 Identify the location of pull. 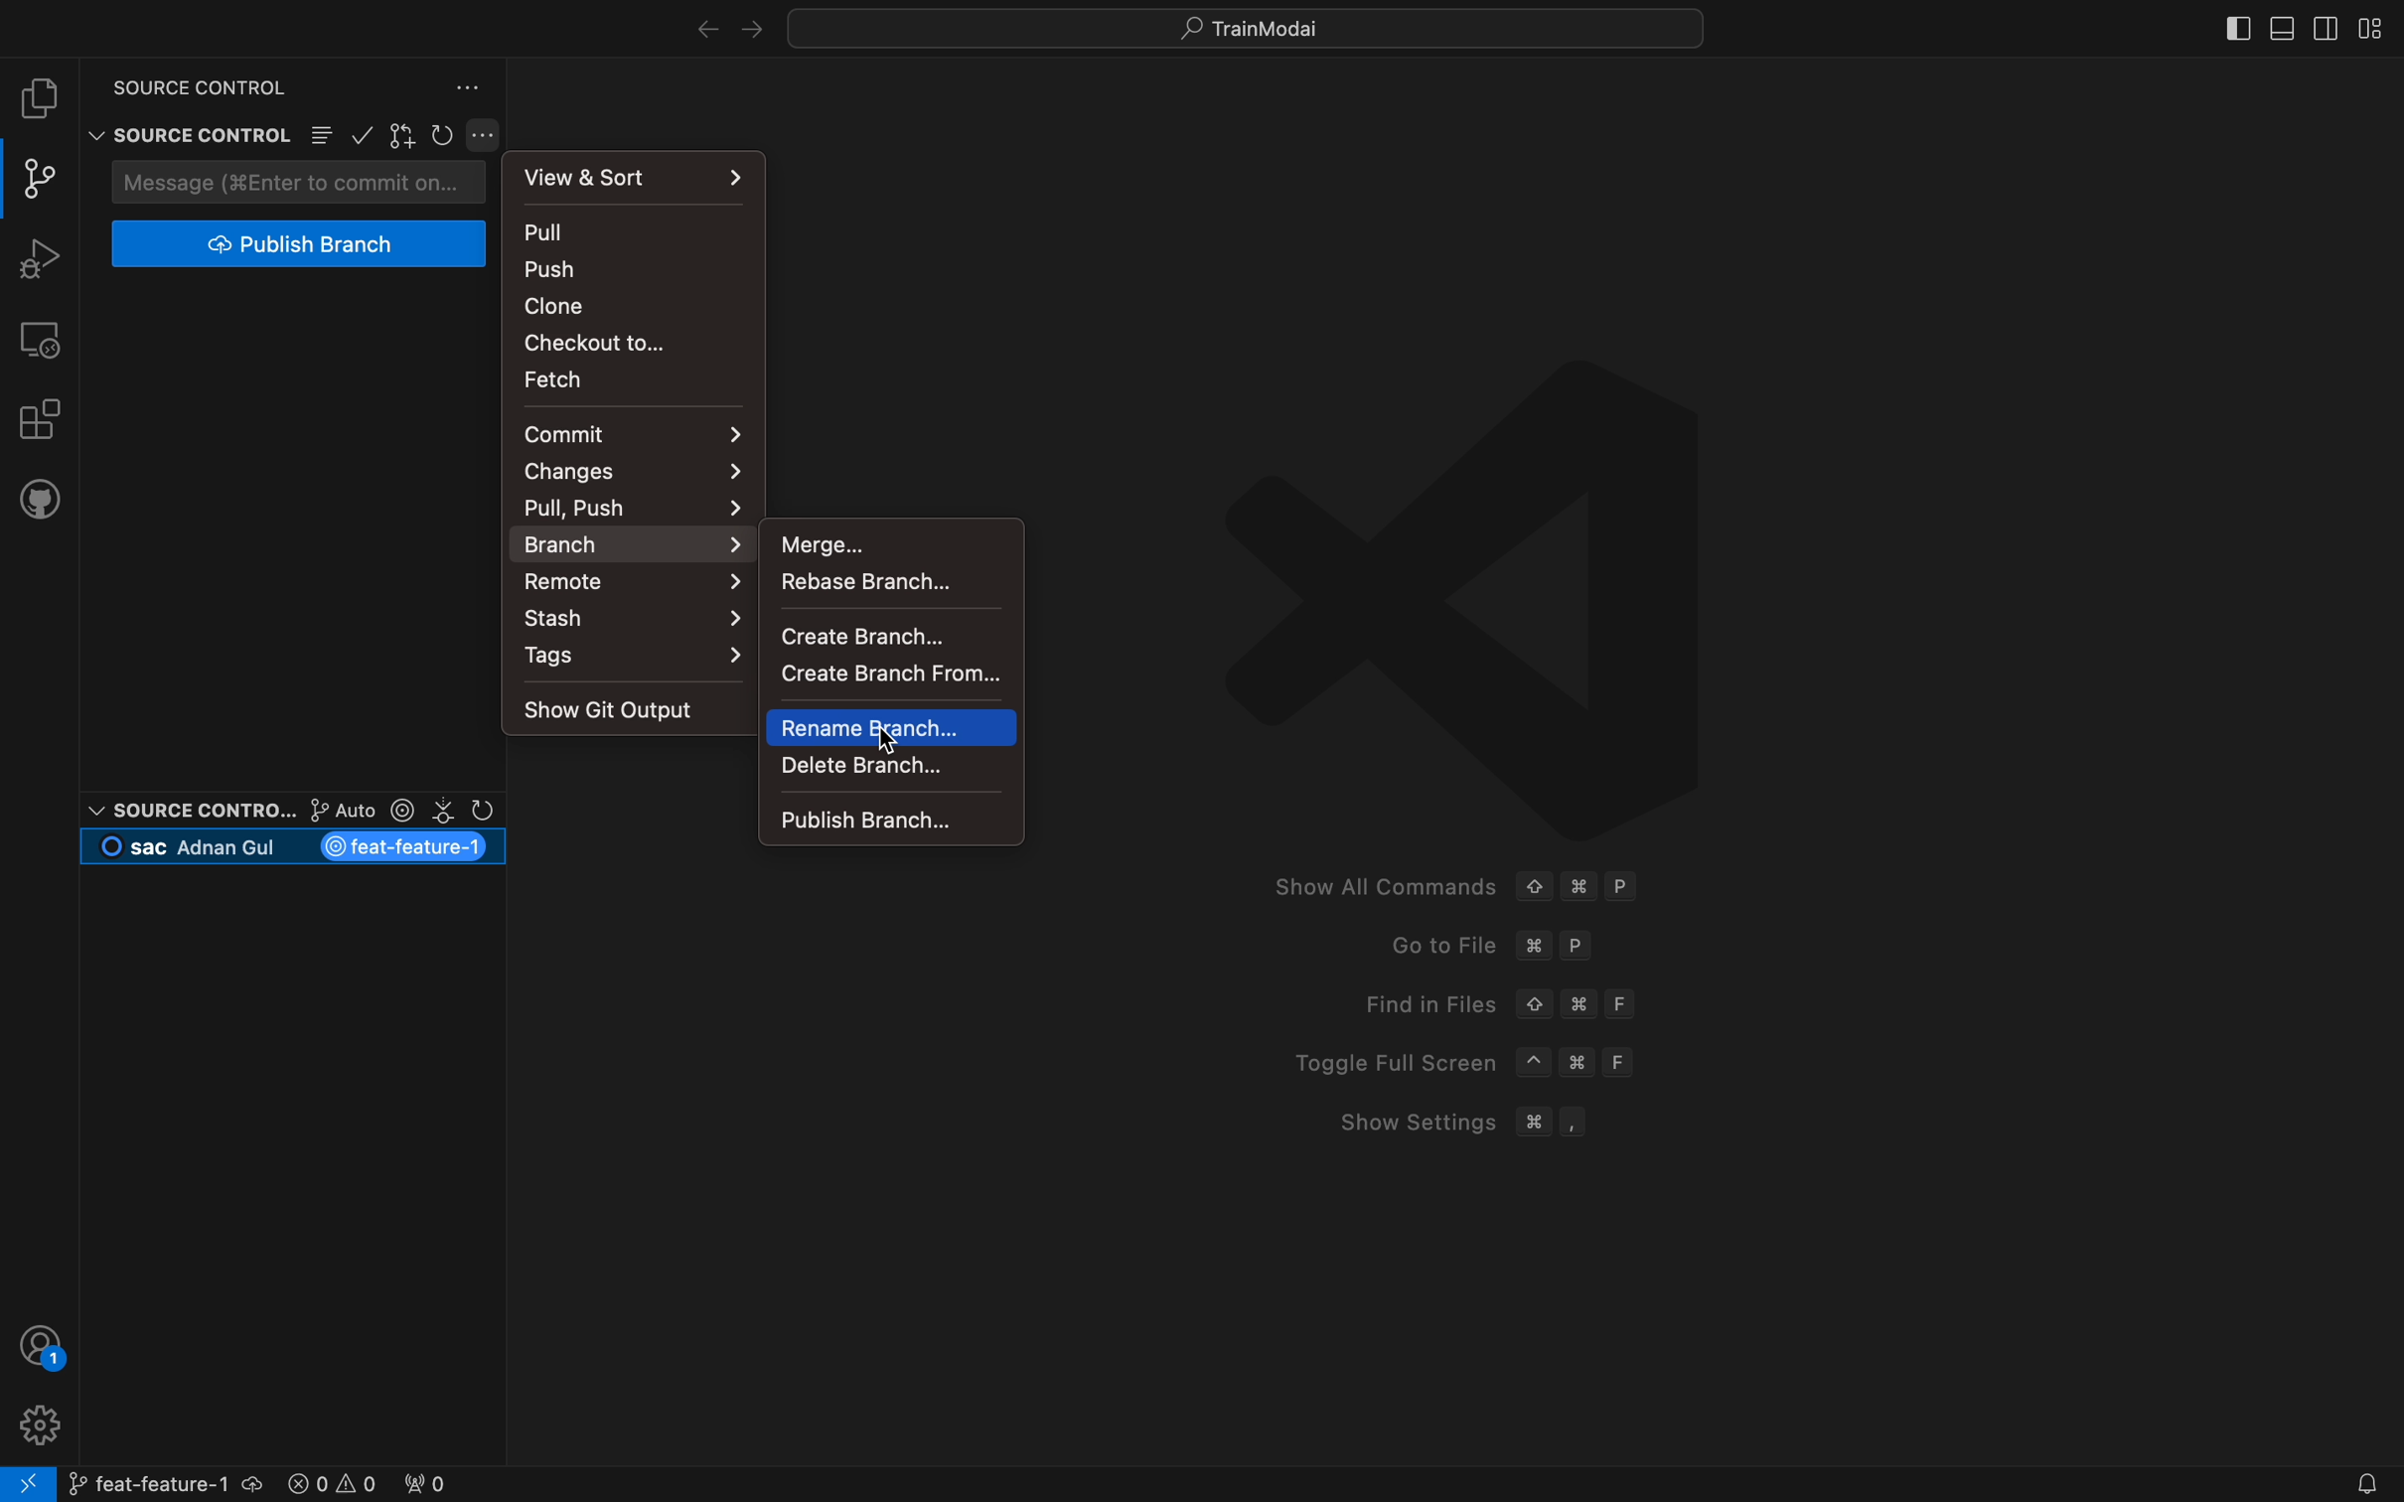
(641, 230).